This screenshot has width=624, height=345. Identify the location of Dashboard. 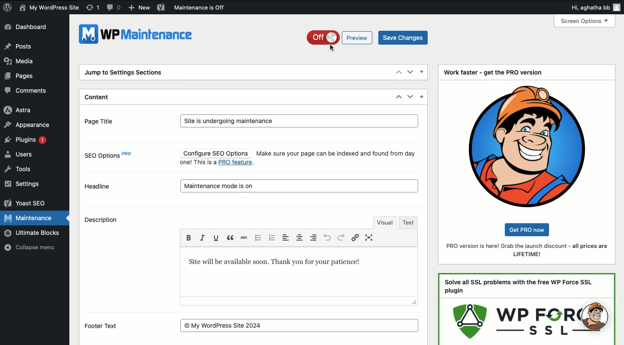
(27, 28).